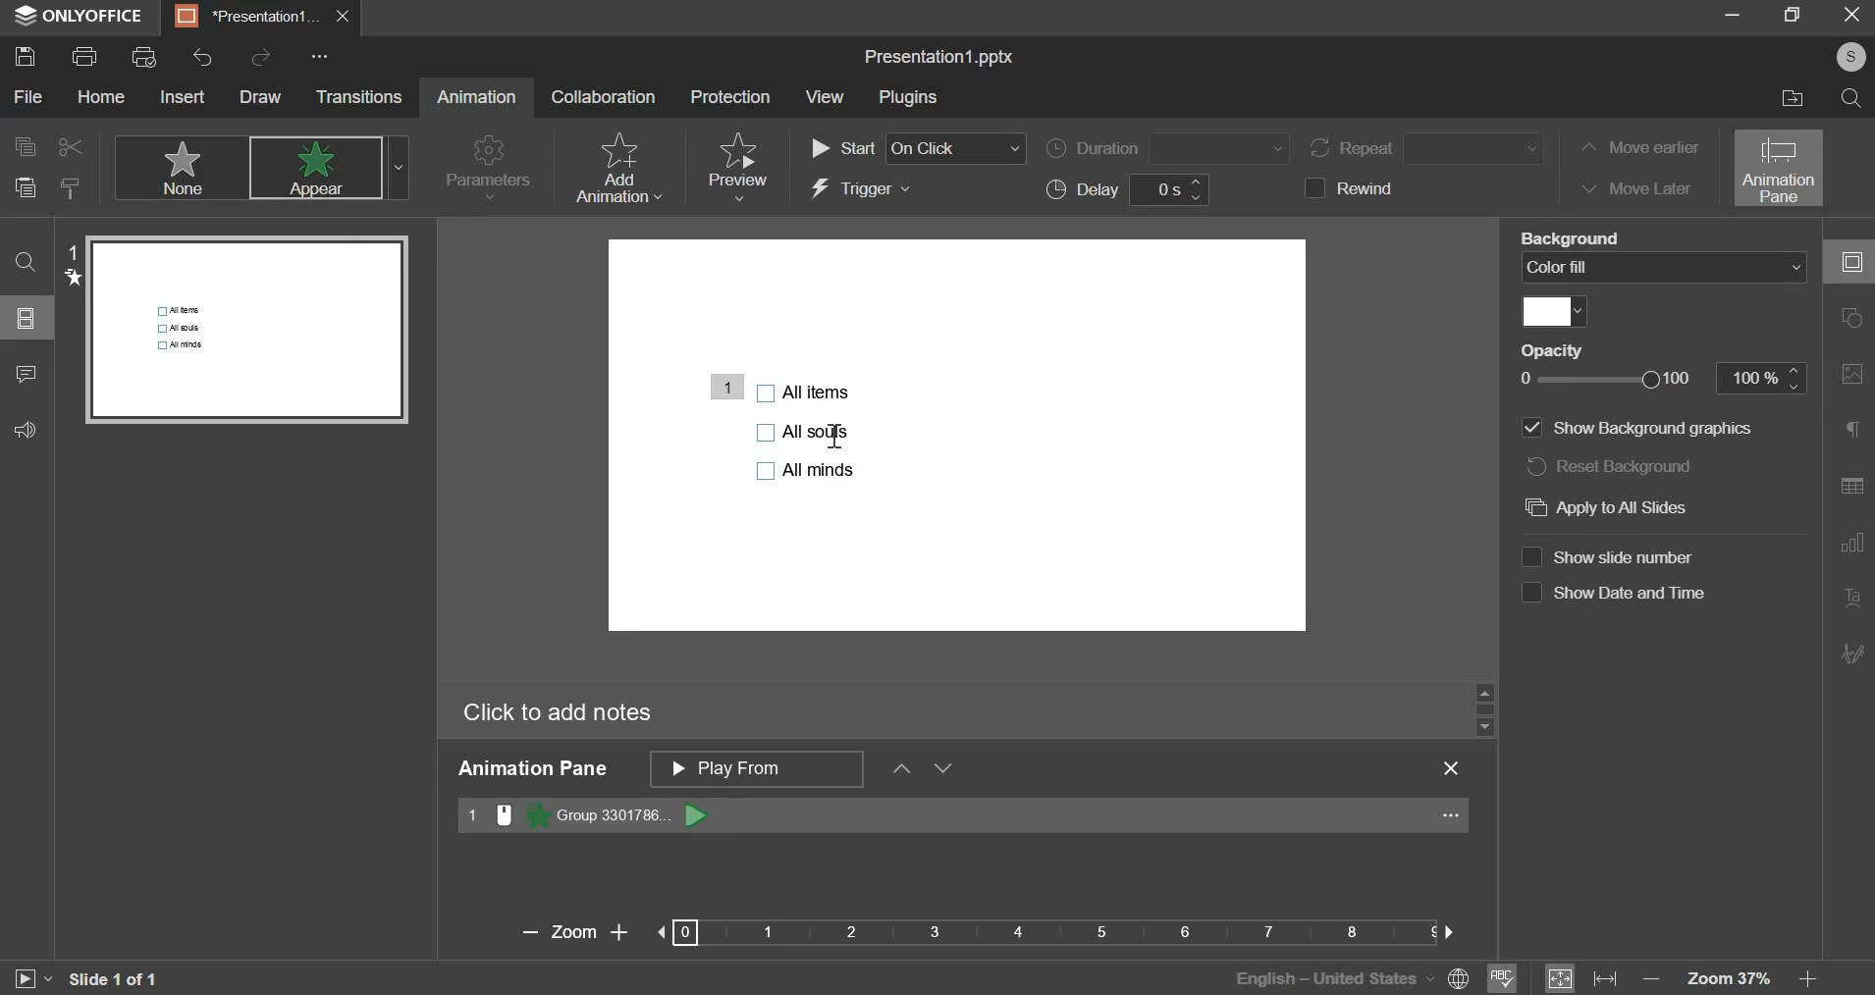 Image resolution: width=1875 pixels, height=995 pixels. Describe the element at coordinates (1430, 148) in the screenshot. I see `repeat` at that location.